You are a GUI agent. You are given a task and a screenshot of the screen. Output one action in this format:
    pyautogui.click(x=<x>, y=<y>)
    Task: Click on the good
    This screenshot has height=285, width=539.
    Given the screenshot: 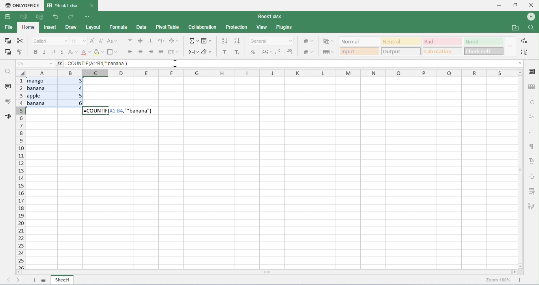 What is the action you would take?
    pyautogui.click(x=483, y=42)
    